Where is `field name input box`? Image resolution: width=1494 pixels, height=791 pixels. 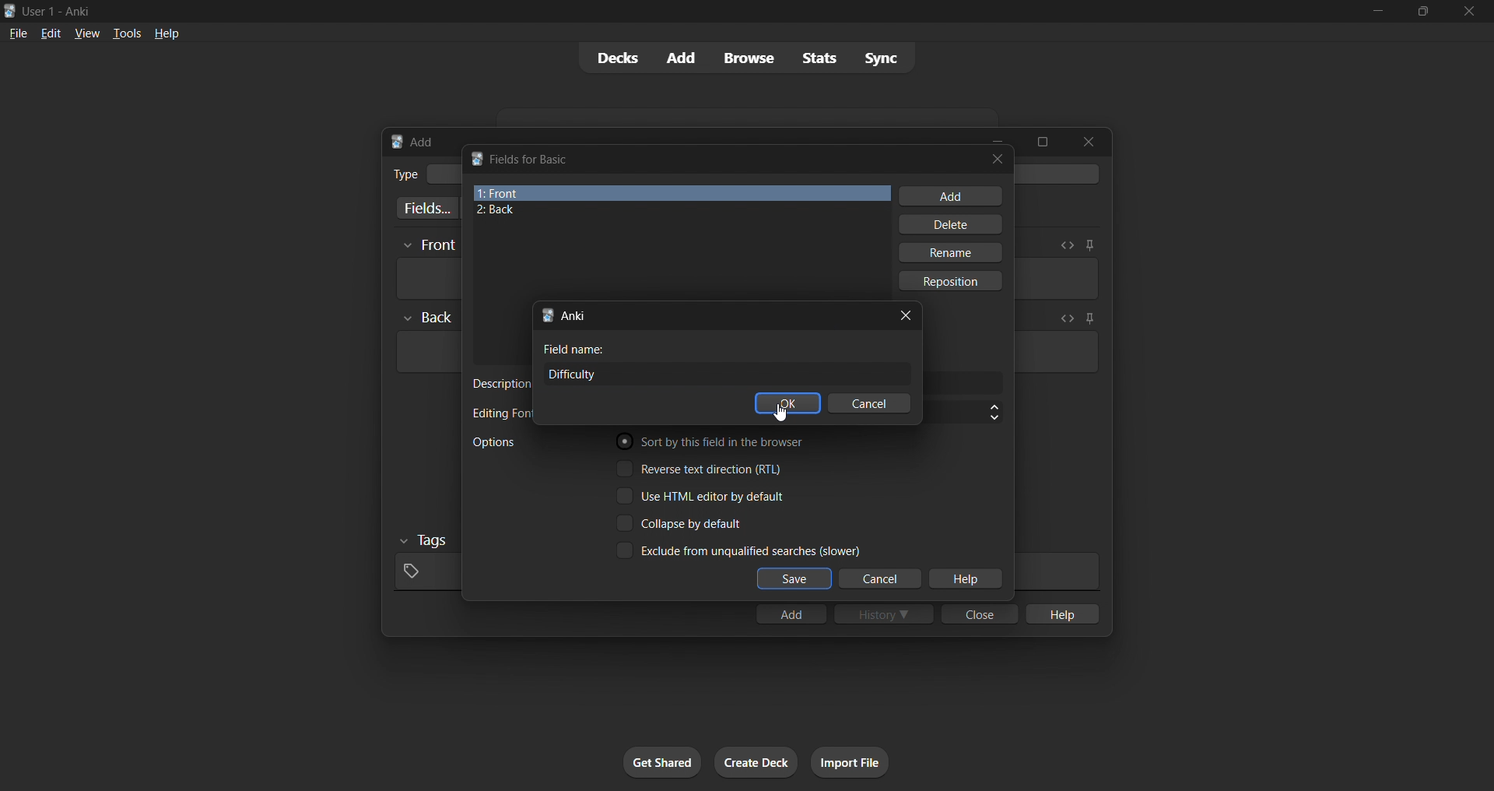
field name input box is located at coordinates (728, 374).